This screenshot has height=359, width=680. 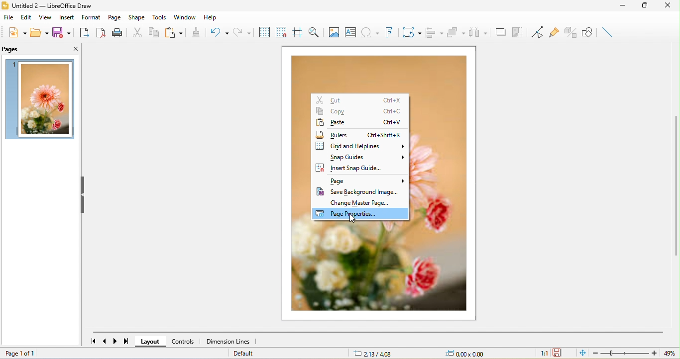 What do you see at coordinates (93, 340) in the screenshot?
I see `first page` at bounding box center [93, 340].